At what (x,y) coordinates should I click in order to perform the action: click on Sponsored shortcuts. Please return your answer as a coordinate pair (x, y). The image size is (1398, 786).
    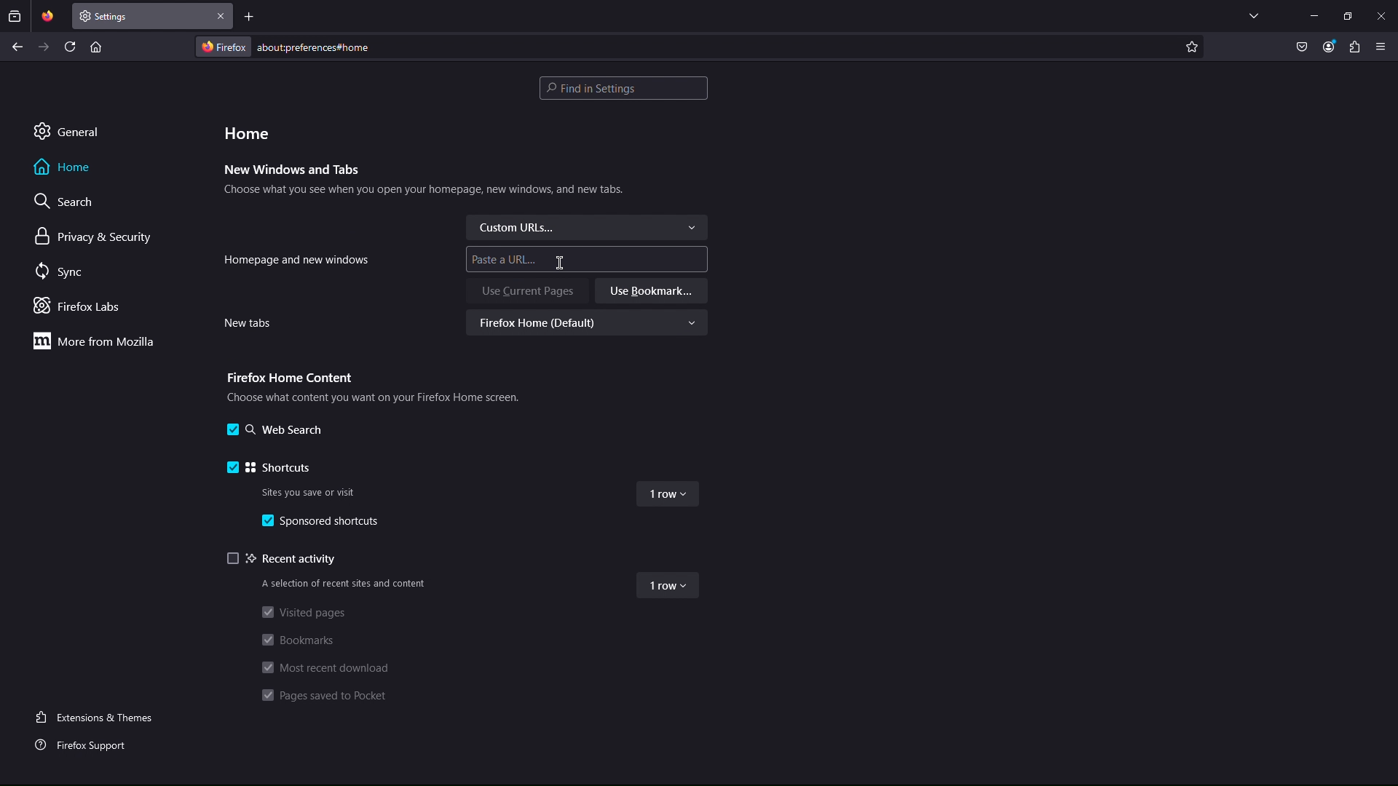
    Looking at the image, I should click on (325, 523).